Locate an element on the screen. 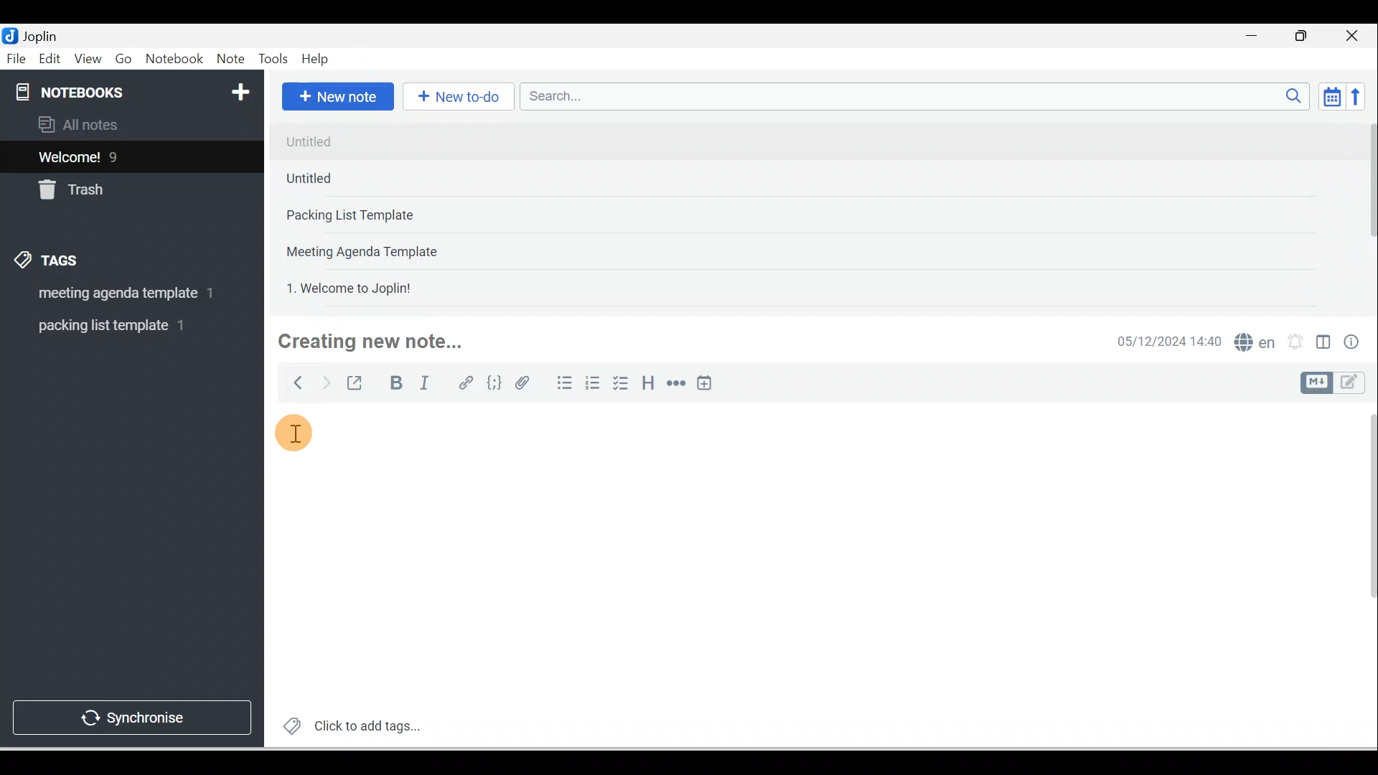  Bulleted list is located at coordinates (561, 382).